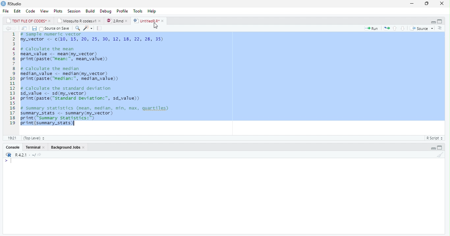 This screenshot has height=236, width=450. I want to click on R 4.2.1 . ~/, so click(28, 155).